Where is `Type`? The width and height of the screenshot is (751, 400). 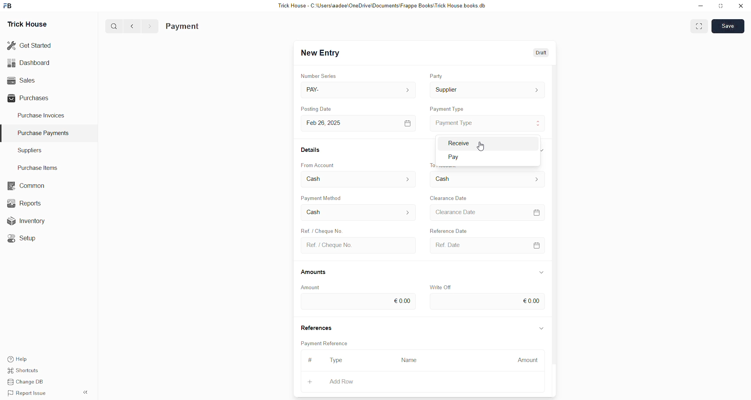
Type is located at coordinates (338, 360).